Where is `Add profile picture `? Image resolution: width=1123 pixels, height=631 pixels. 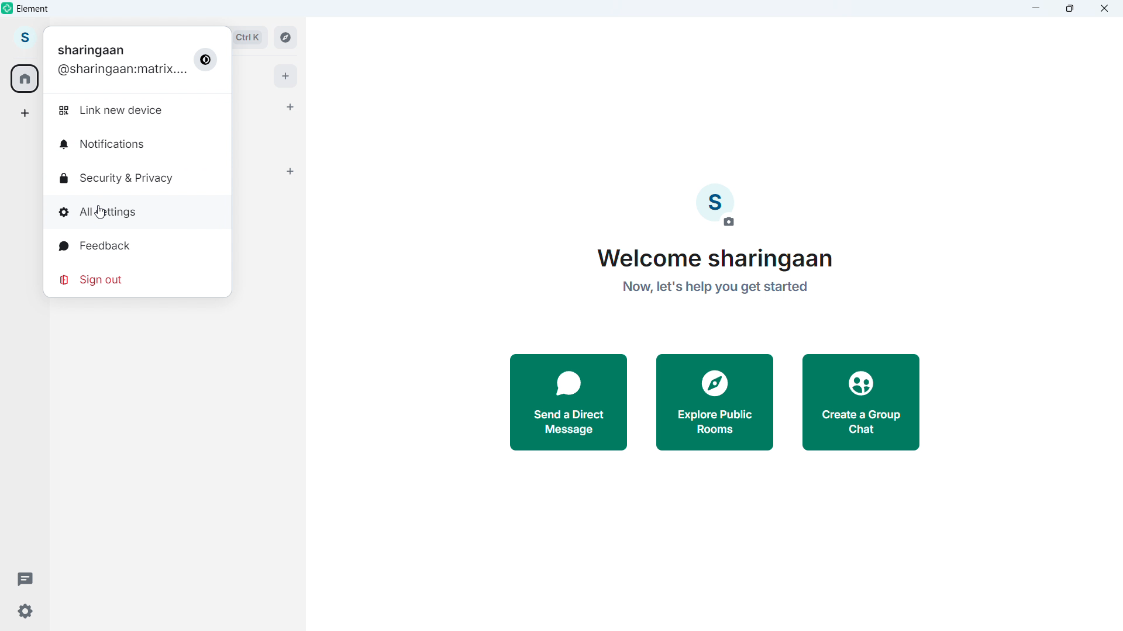
Add profile picture  is located at coordinates (719, 204).